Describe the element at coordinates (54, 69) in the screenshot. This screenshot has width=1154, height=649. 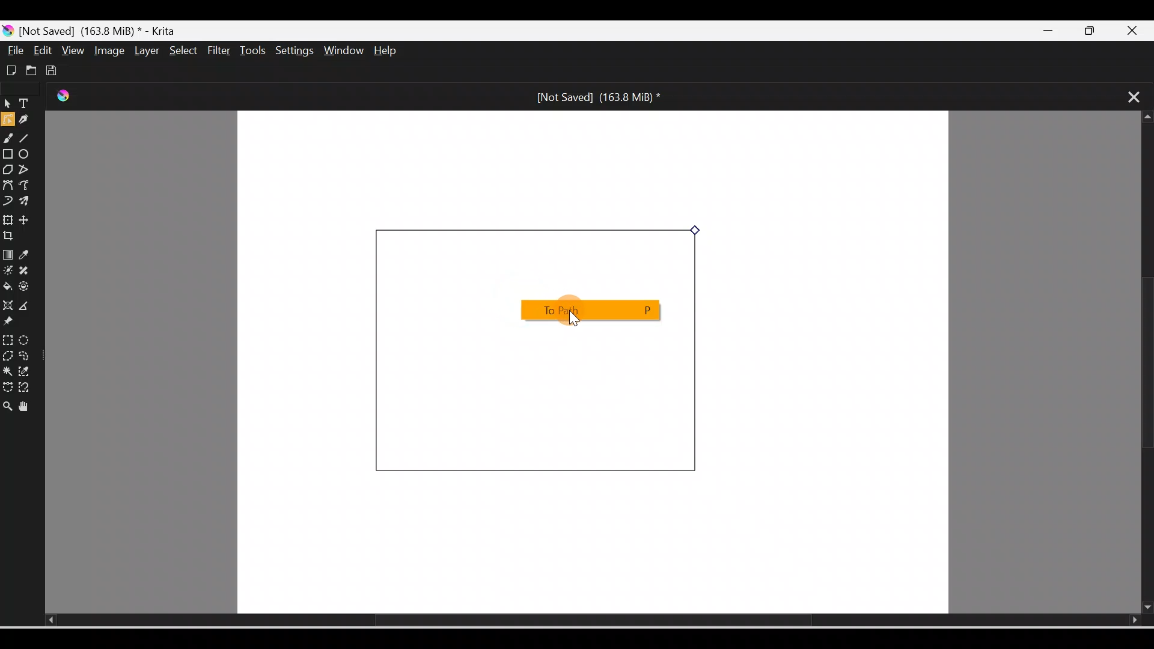
I see `Save` at that location.